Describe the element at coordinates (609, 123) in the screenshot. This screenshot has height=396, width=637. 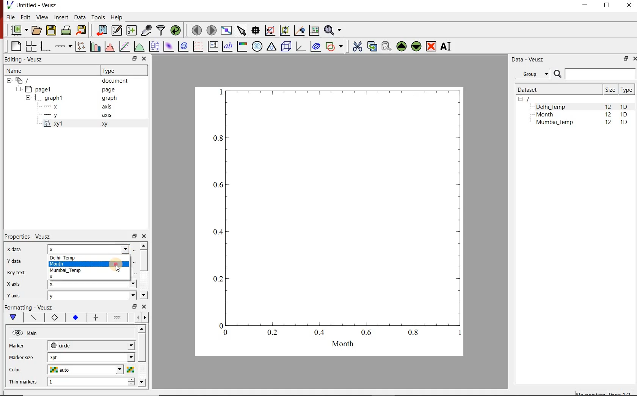
I see `12` at that location.